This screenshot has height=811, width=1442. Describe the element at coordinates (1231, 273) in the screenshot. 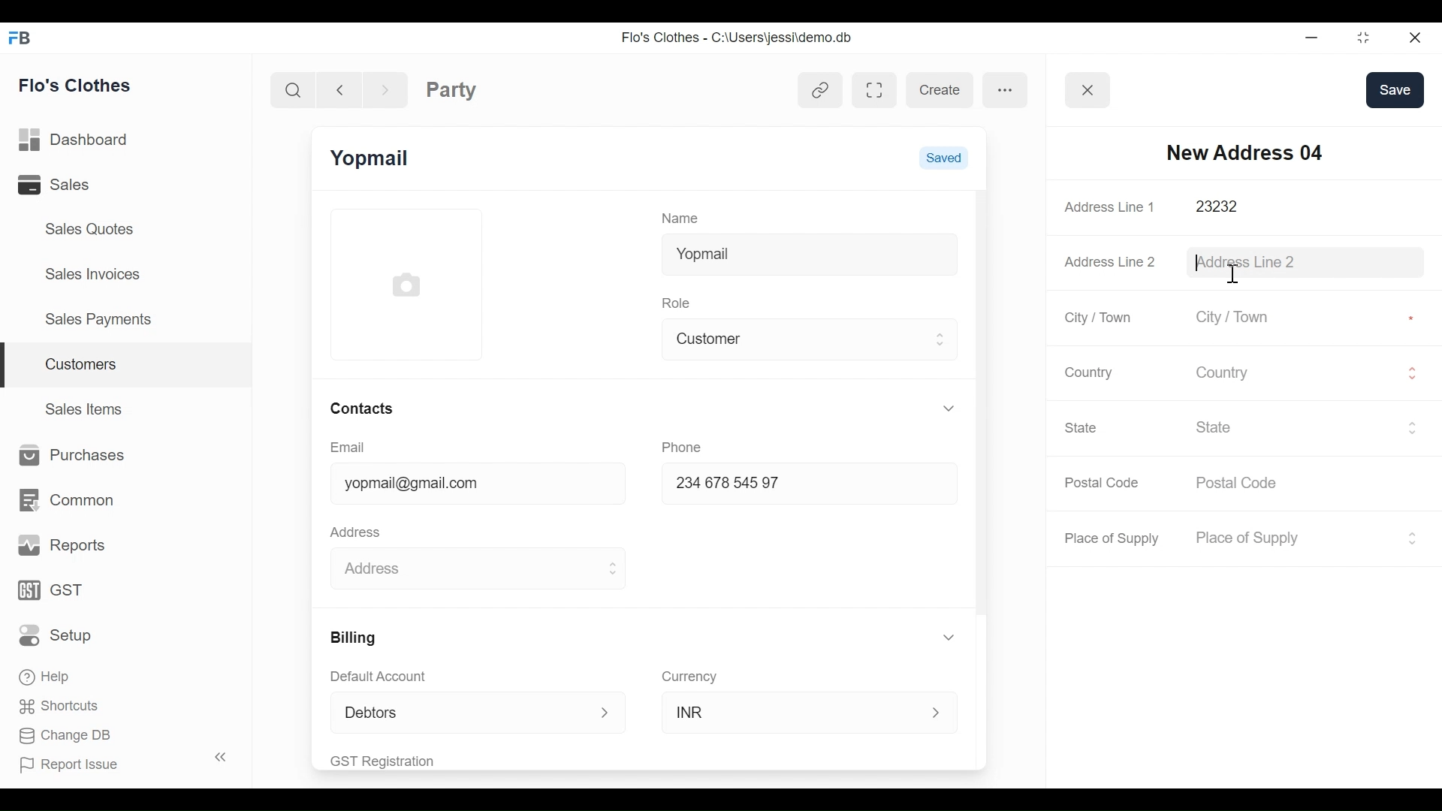

I see `text cursor` at that location.